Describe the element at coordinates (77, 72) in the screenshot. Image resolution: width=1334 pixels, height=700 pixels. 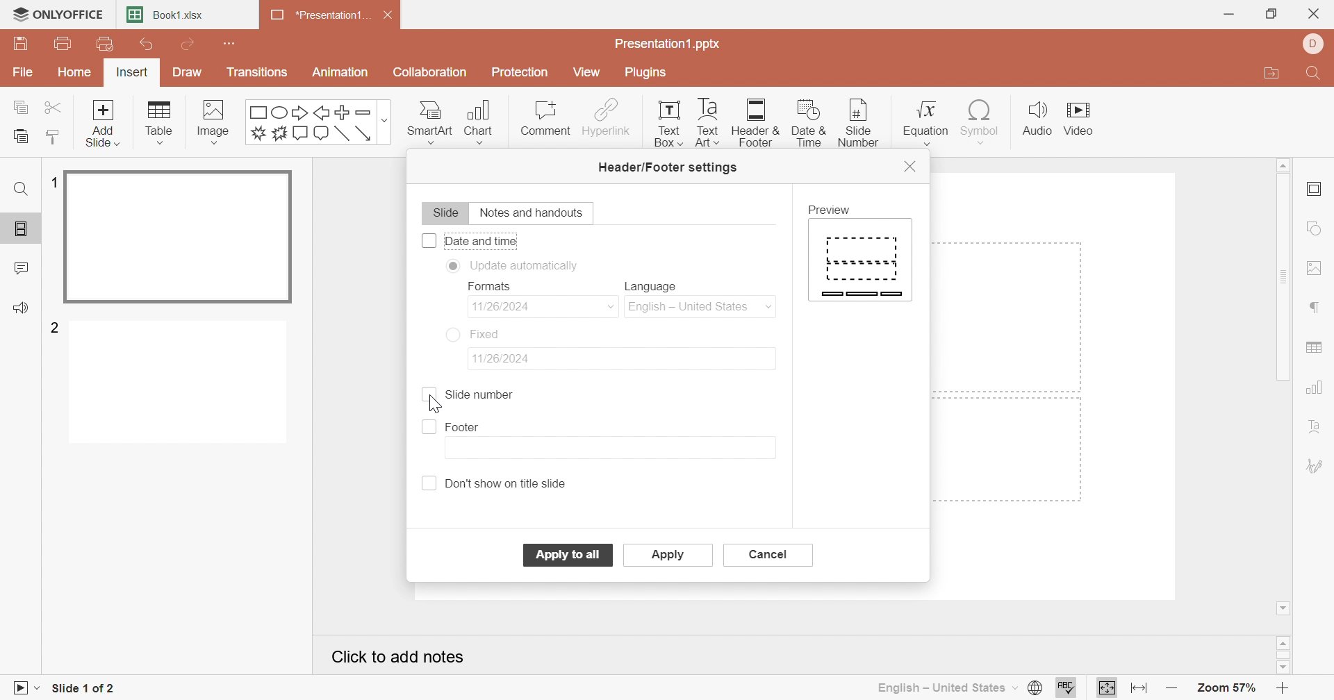
I see `Home` at that location.